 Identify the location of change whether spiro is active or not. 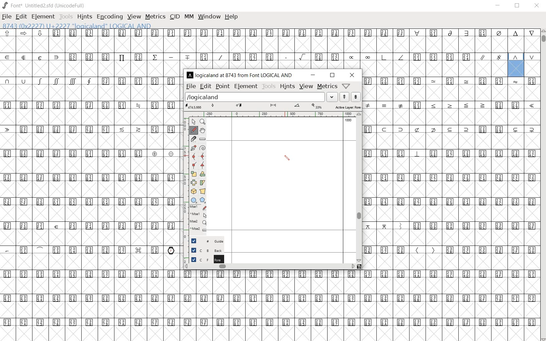
(203, 148).